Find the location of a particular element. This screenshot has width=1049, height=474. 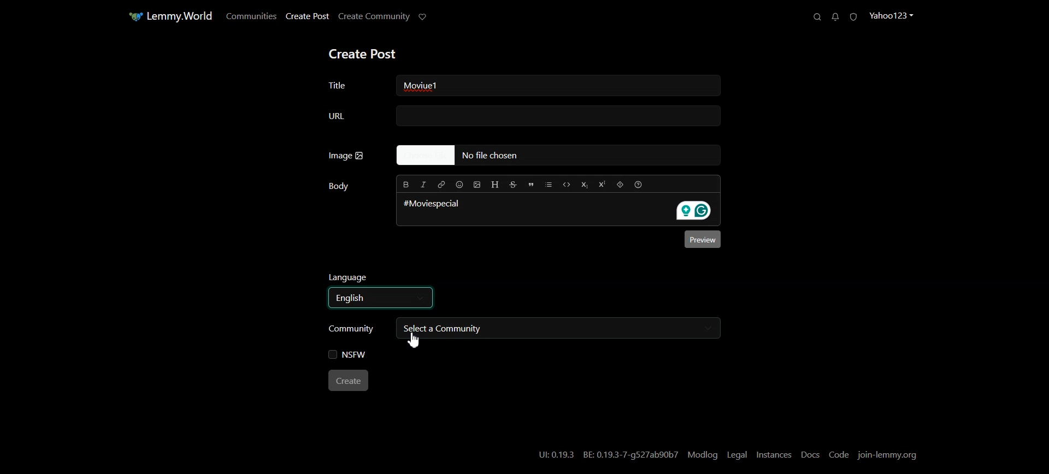

Strikethrough is located at coordinates (514, 185).